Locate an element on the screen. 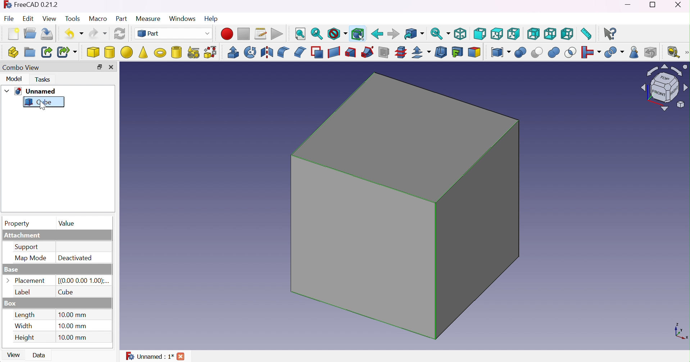 This screenshot has height=362, width=690. Defeaturing is located at coordinates (649, 53).